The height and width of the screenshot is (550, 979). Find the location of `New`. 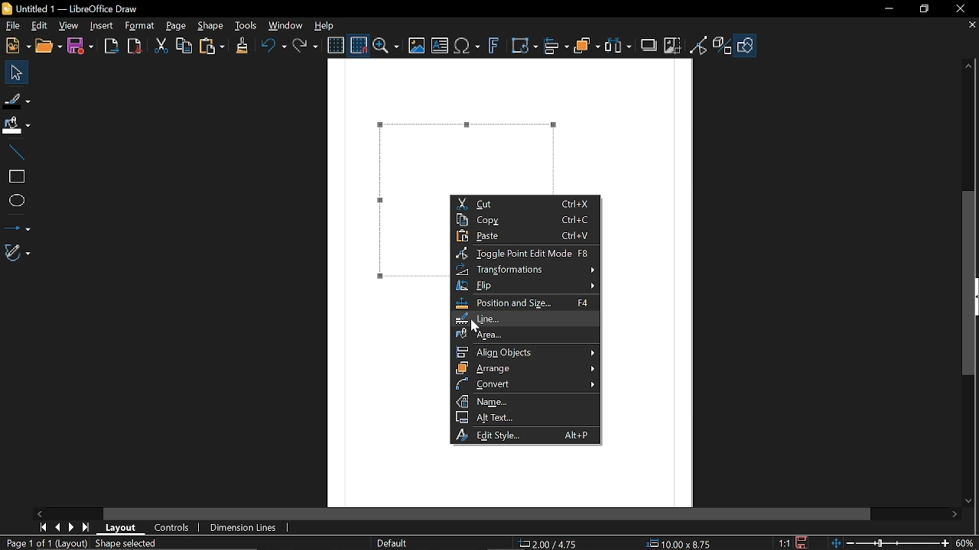

New is located at coordinates (16, 47).